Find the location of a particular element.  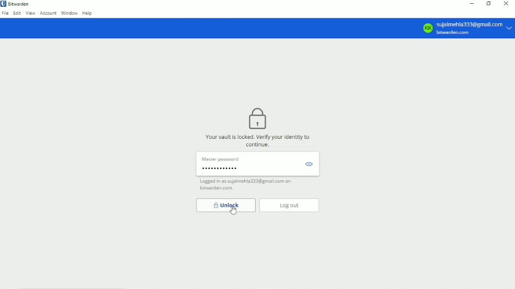

logged in as sujalmehta333@gmail.com on bitwarden.com is located at coordinates (249, 185).